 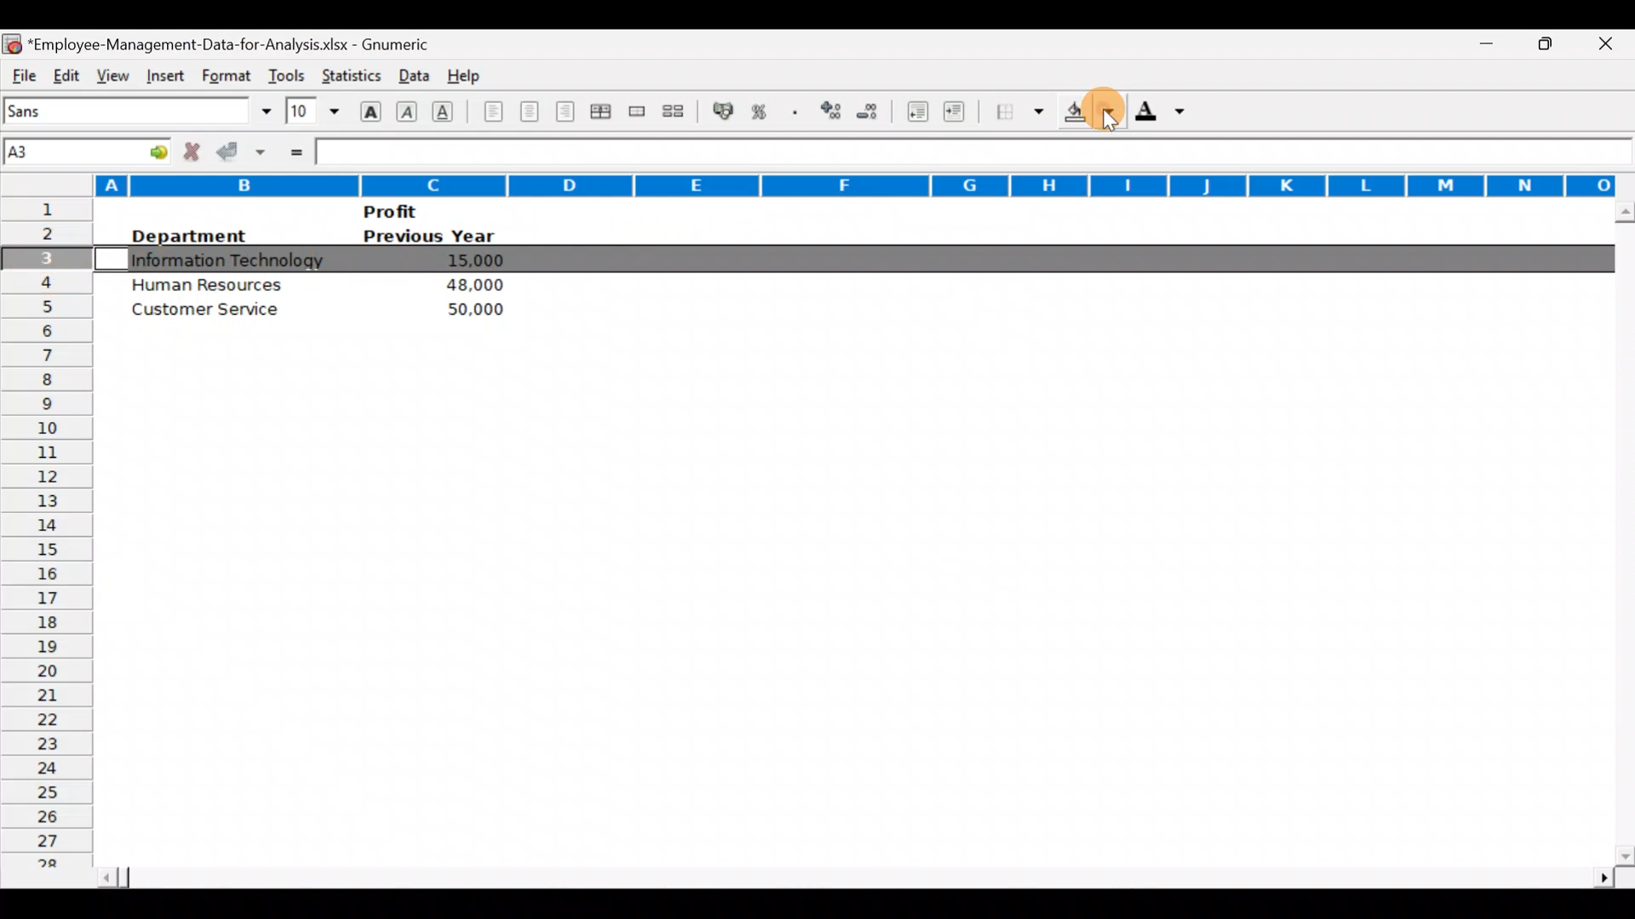 I want to click on Customer service, so click(x=214, y=313).